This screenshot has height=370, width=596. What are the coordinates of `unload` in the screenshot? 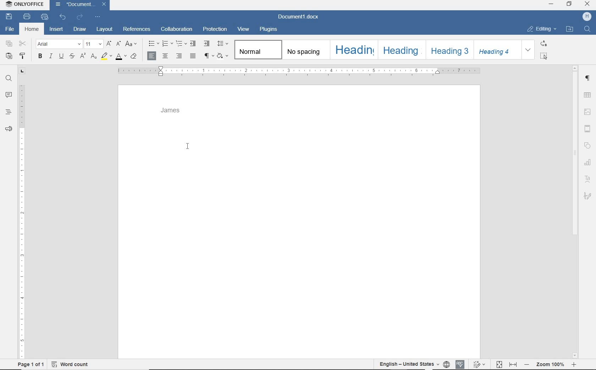 It's located at (63, 16).